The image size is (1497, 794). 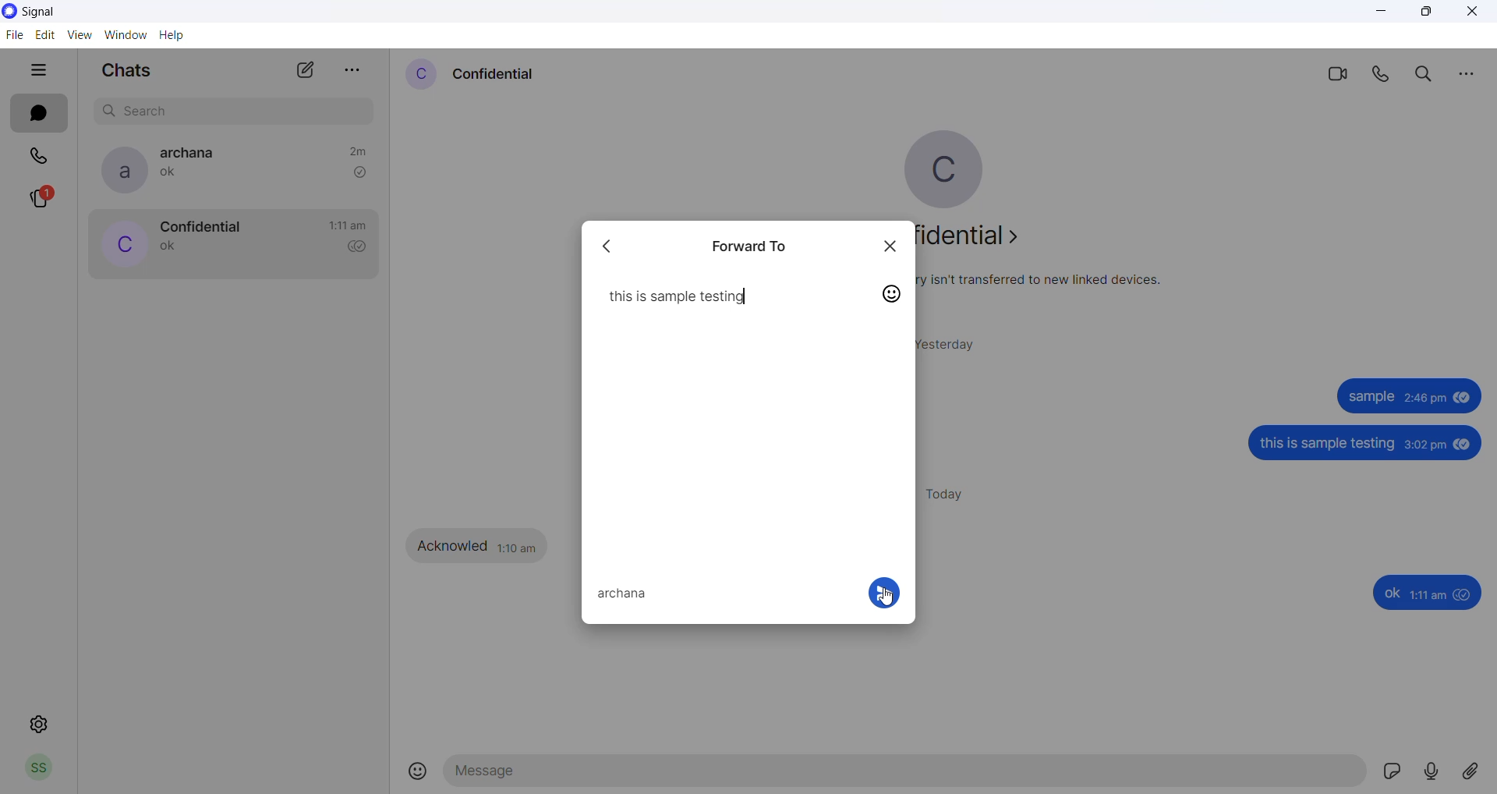 I want to click on contact name, so click(x=495, y=73).